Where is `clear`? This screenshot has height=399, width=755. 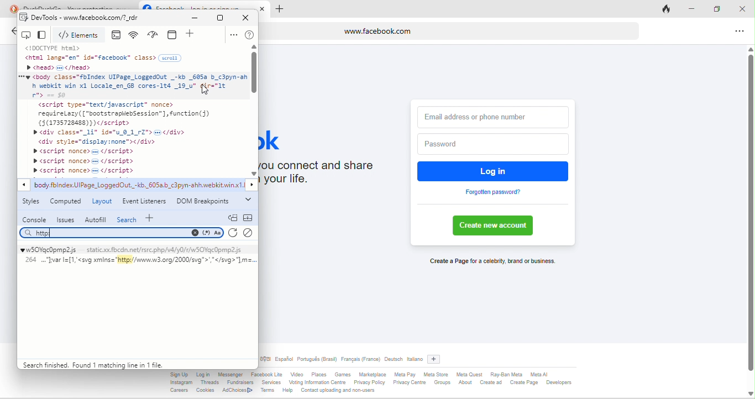 clear is located at coordinates (250, 232).